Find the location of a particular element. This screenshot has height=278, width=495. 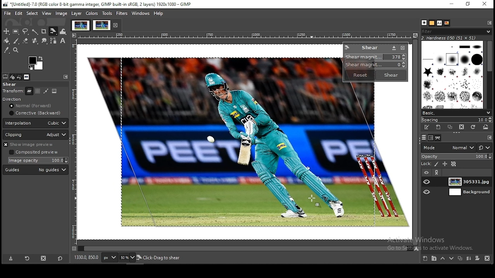

filters is located at coordinates (121, 14).